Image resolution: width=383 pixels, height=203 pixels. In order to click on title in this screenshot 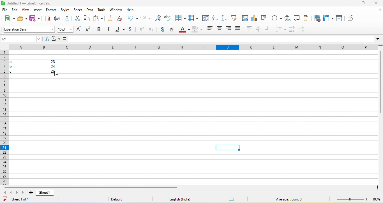, I will do `click(27, 3)`.